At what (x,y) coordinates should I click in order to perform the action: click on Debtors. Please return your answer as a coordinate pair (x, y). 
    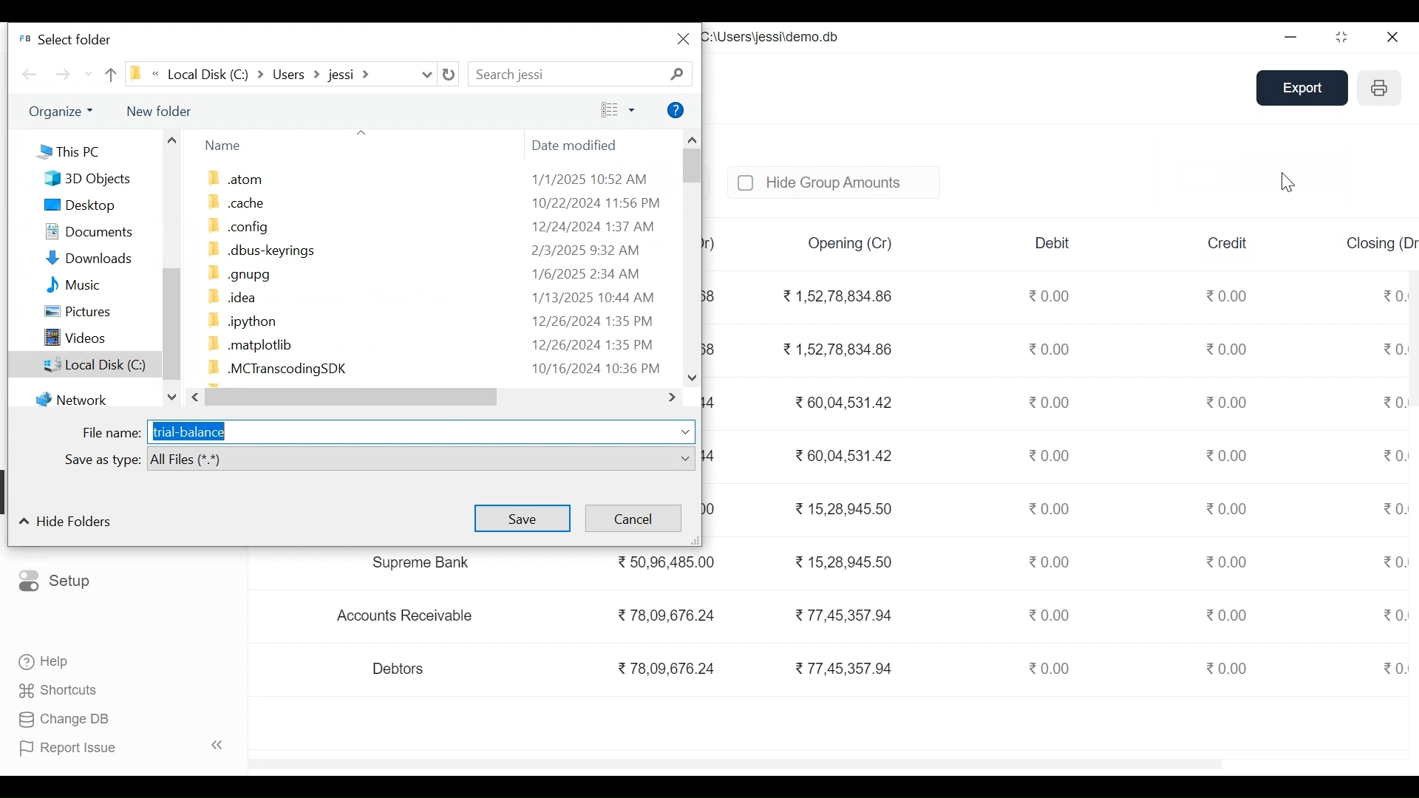
    Looking at the image, I should click on (400, 668).